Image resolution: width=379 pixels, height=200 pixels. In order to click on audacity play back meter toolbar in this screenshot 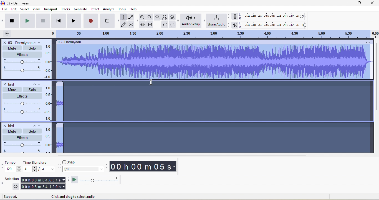, I will do `click(231, 25)`.